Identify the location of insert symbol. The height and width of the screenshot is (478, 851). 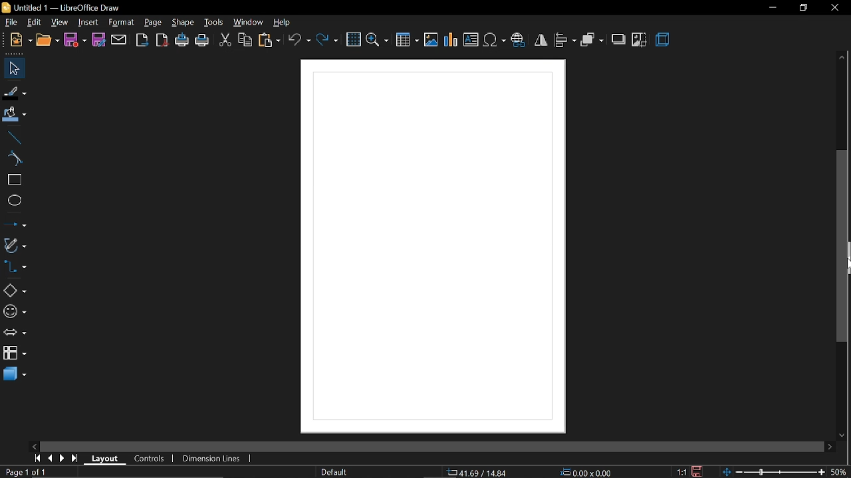
(495, 40).